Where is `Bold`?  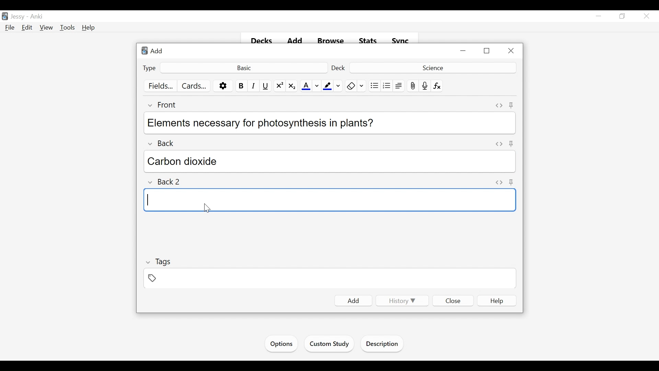 Bold is located at coordinates (241, 86).